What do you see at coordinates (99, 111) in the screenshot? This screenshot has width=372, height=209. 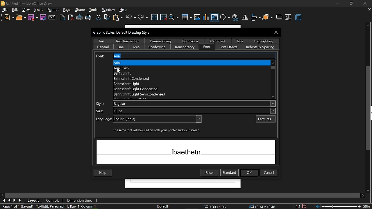 I see `size` at bounding box center [99, 111].